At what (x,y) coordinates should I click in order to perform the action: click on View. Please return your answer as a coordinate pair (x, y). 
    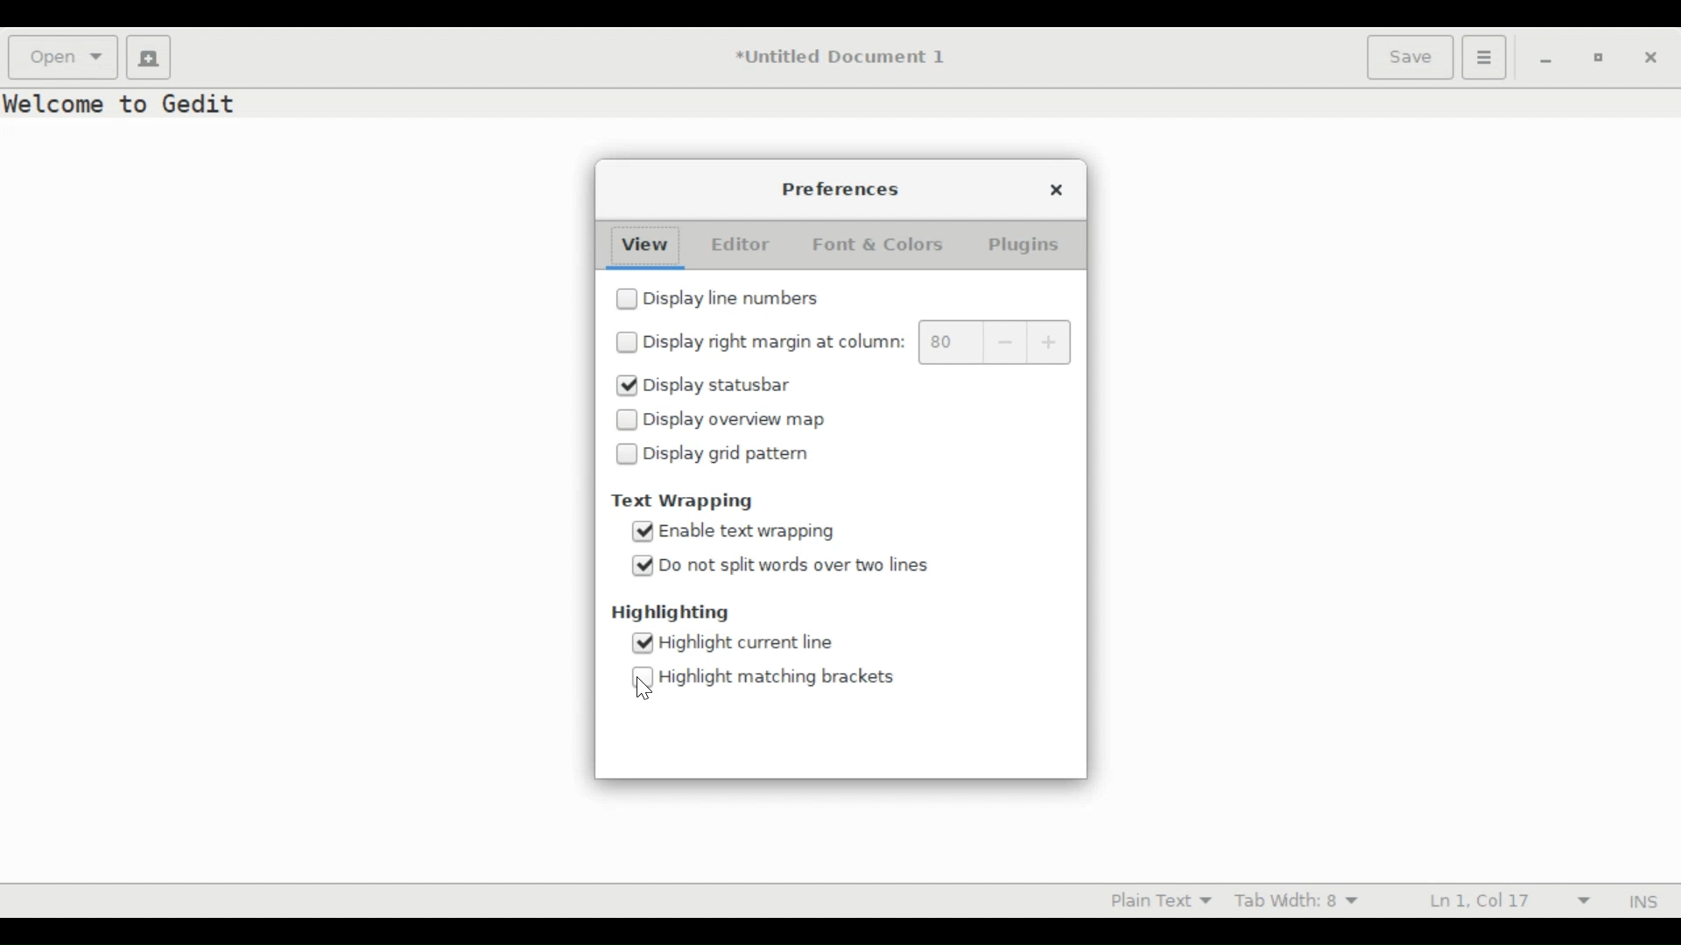
    Looking at the image, I should click on (640, 243).